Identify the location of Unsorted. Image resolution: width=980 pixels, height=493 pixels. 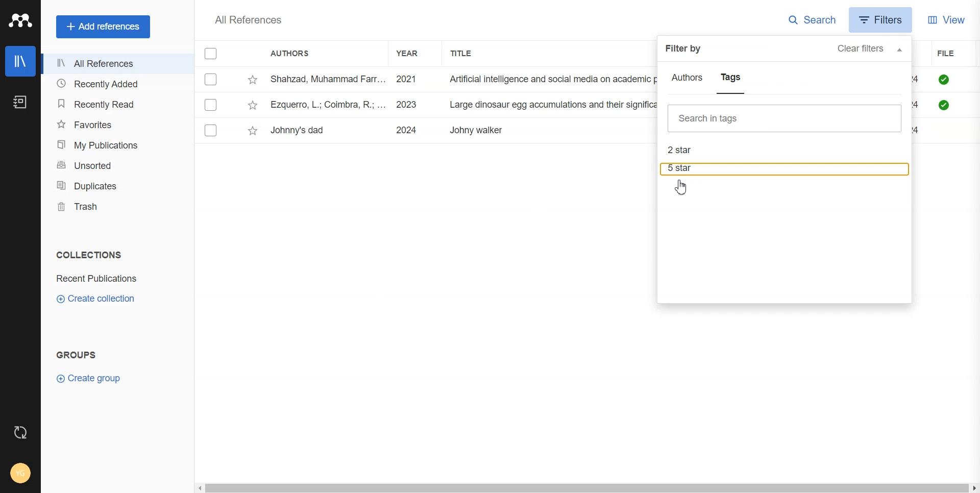
(114, 165).